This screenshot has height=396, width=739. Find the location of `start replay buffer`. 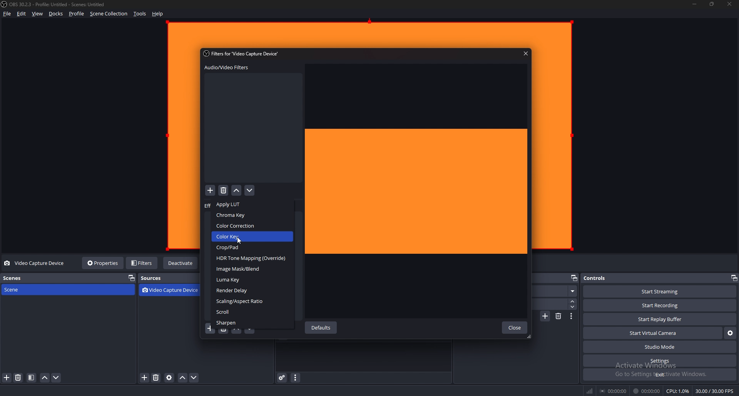

start replay buffer is located at coordinates (660, 319).